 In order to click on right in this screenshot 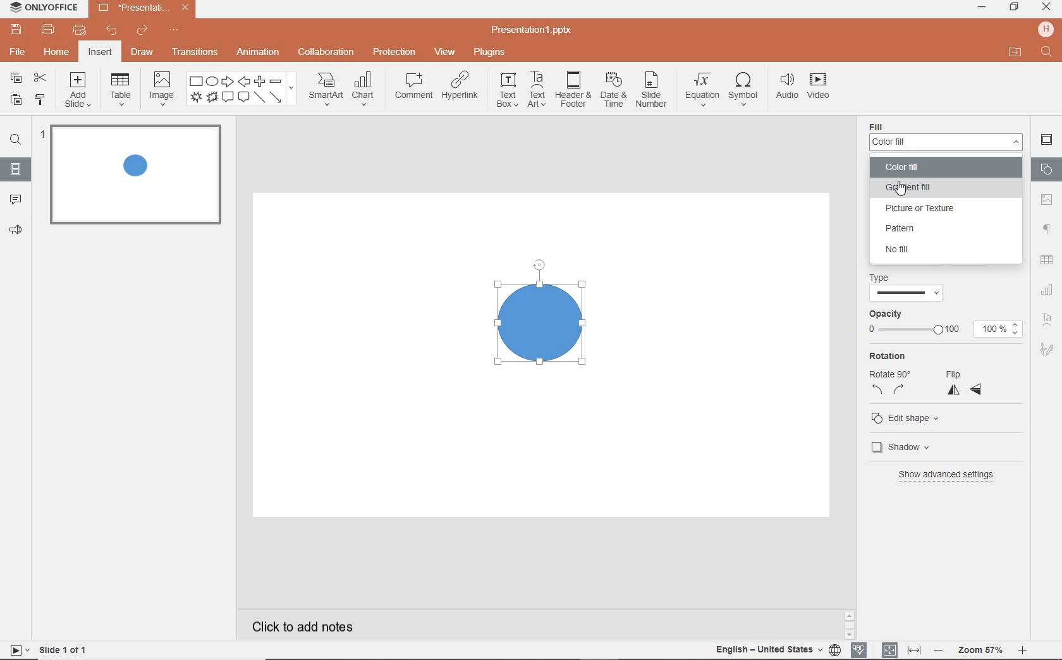, I will do `click(900, 391)`.